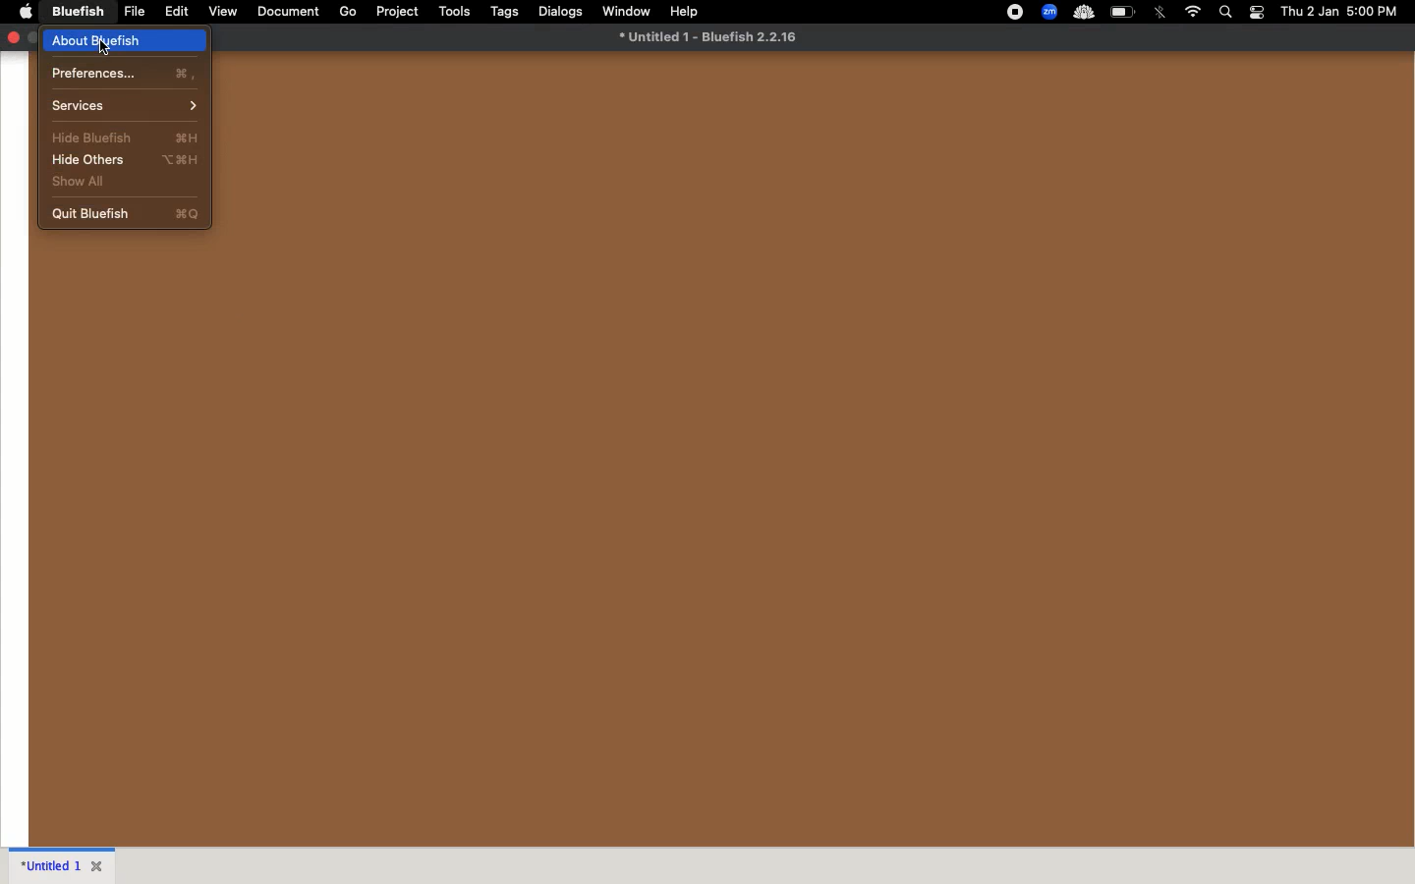 The height and width of the screenshot is (884, 1415). What do you see at coordinates (75, 12) in the screenshot?
I see `bluefish` at bounding box center [75, 12].